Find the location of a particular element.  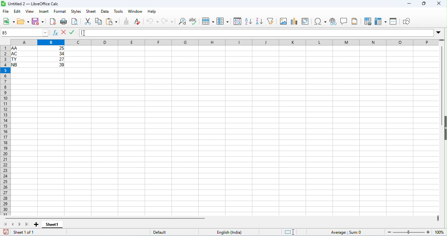

row numbers is located at coordinates (5, 130).